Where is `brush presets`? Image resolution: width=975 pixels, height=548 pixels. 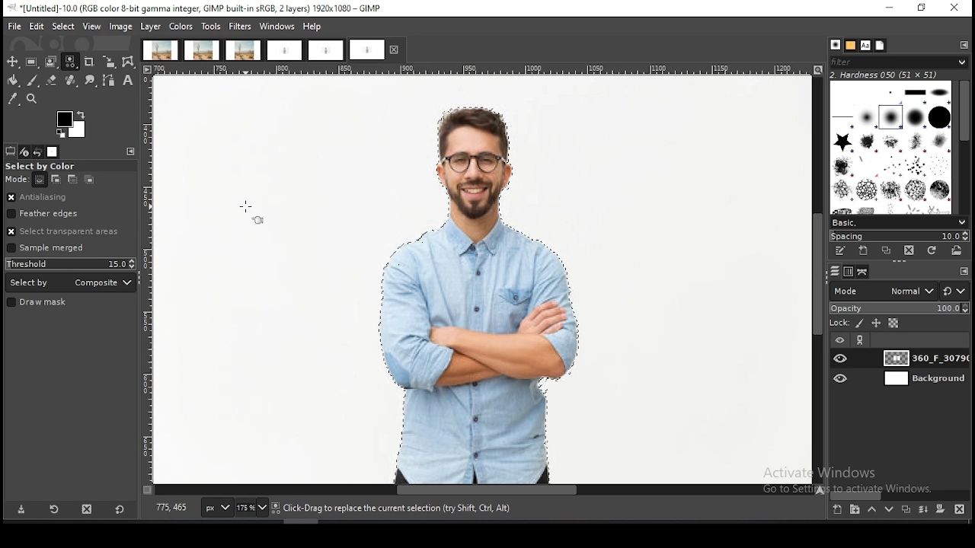 brush presets is located at coordinates (898, 223).